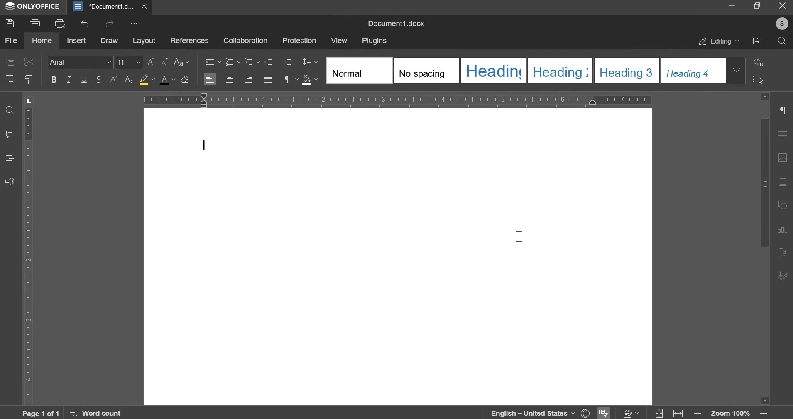 The height and width of the screenshot is (419, 793). I want to click on increase indent, so click(288, 63).